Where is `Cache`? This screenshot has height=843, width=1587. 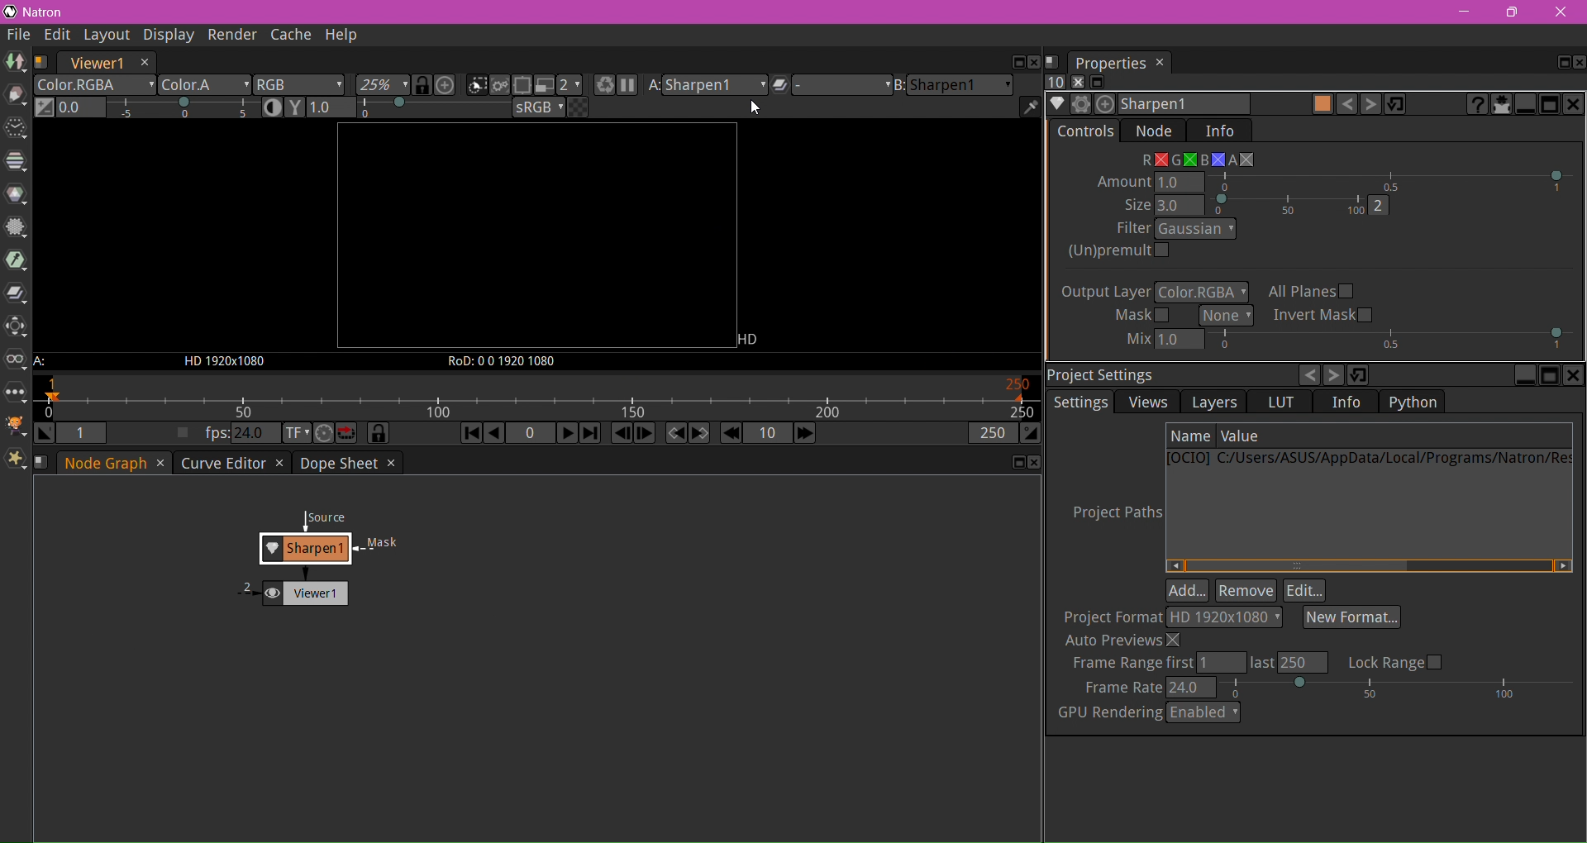
Cache is located at coordinates (289, 36).